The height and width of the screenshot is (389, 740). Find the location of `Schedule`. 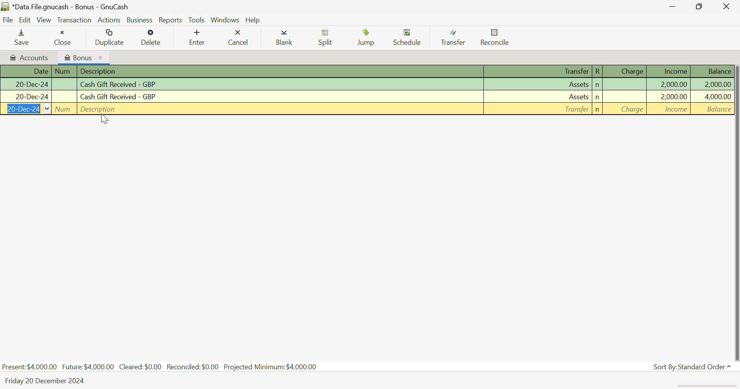

Schedule is located at coordinates (409, 38).